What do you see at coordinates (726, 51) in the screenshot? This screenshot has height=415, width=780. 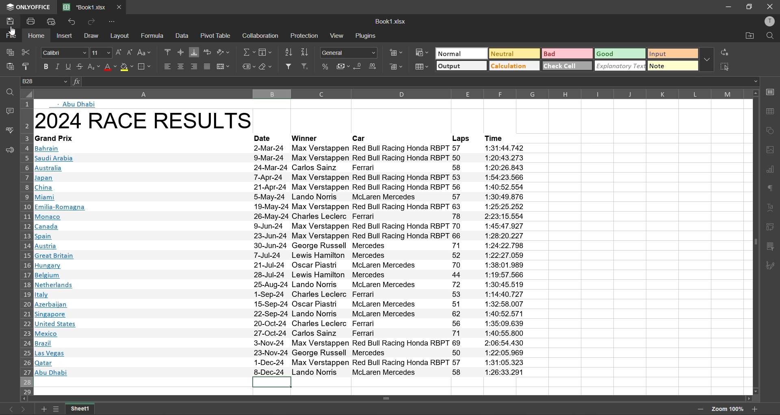 I see `replace` at bounding box center [726, 51].